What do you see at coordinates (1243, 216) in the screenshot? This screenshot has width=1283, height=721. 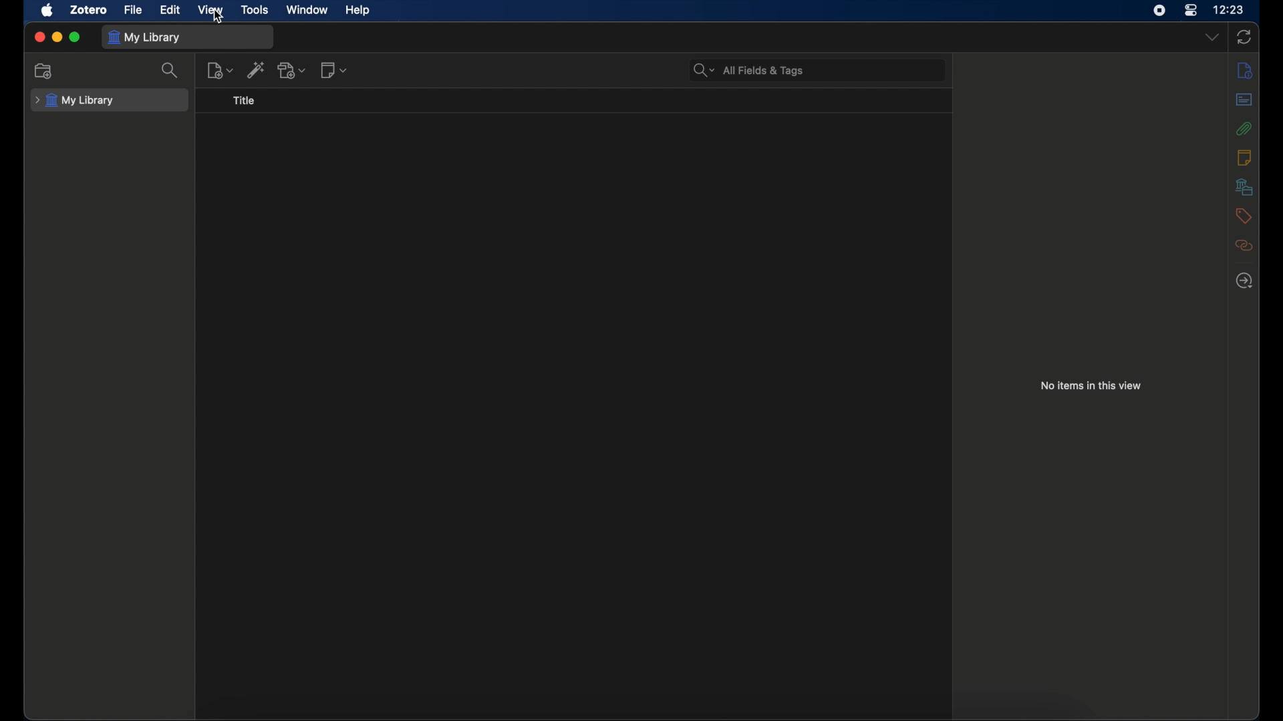 I see `tags` at bounding box center [1243, 216].